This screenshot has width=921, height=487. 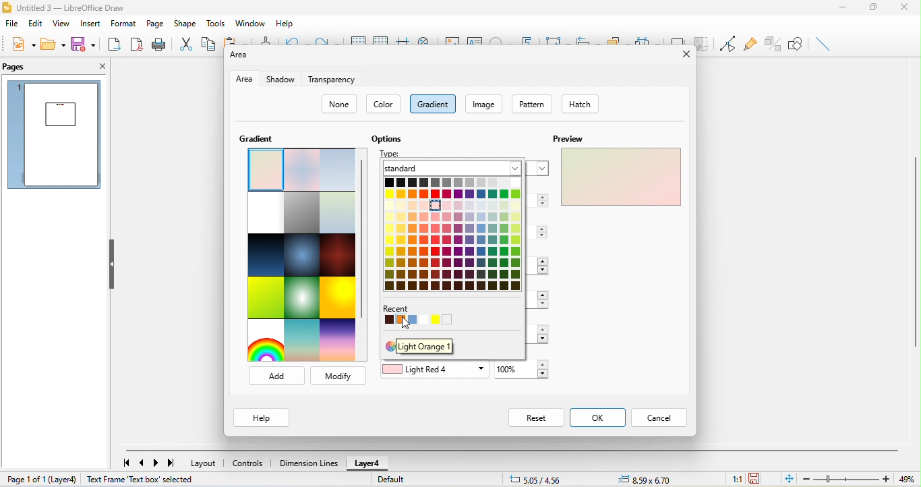 I want to click on rainbow, so click(x=265, y=341).